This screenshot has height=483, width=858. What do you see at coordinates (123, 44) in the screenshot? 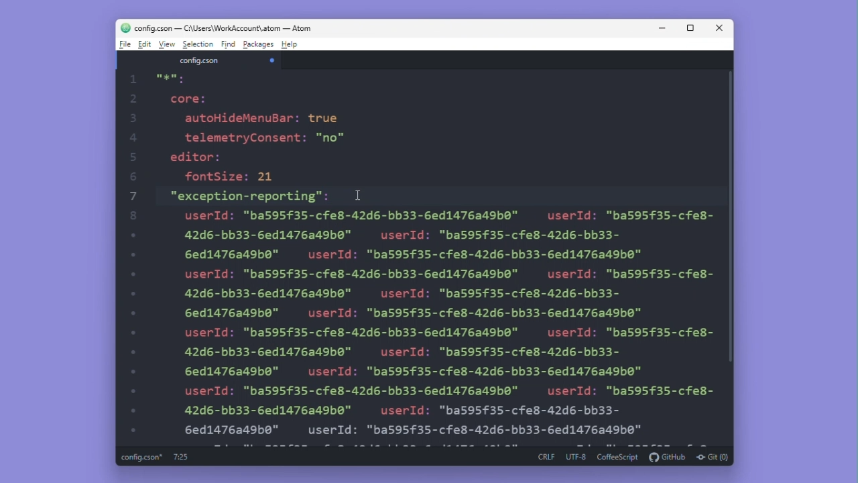
I see `File` at bounding box center [123, 44].